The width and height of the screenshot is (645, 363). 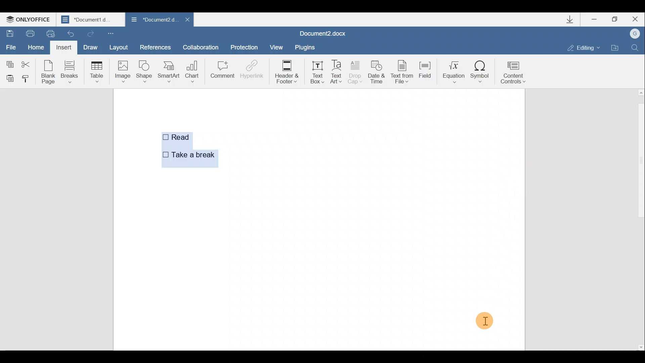 I want to click on Collaboration, so click(x=201, y=46).